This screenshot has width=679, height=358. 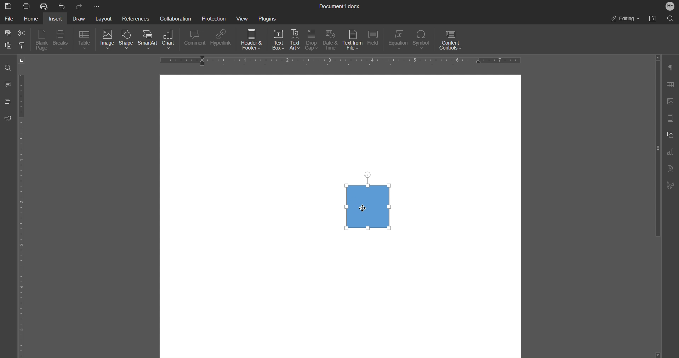 I want to click on Text Art, so click(x=672, y=169).